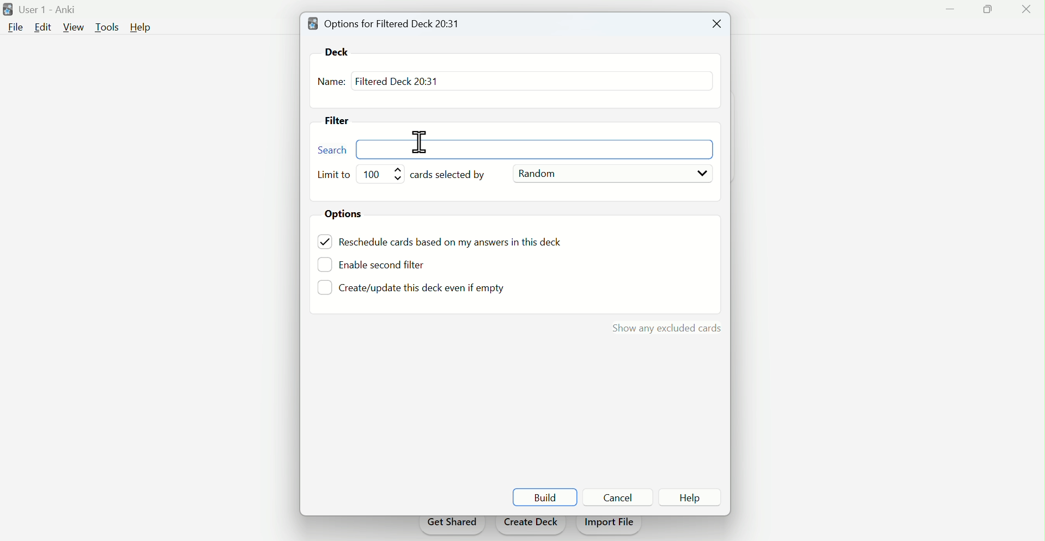 Image resolution: width=1045 pixels, height=541 pixels. Describe the element at coordinates (144, 28) in the screenshot. I see `Help` at that location.